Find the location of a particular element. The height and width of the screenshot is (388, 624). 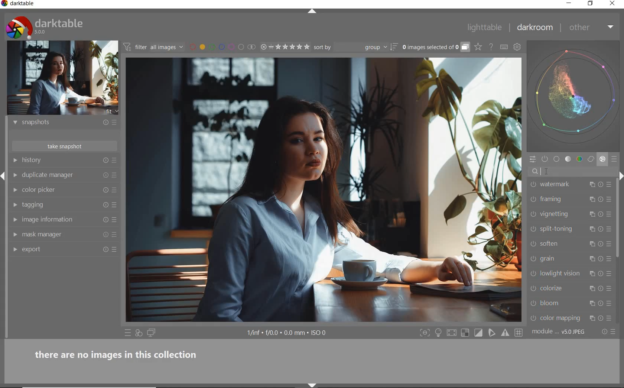

reset is located at coordinates (601, 244).